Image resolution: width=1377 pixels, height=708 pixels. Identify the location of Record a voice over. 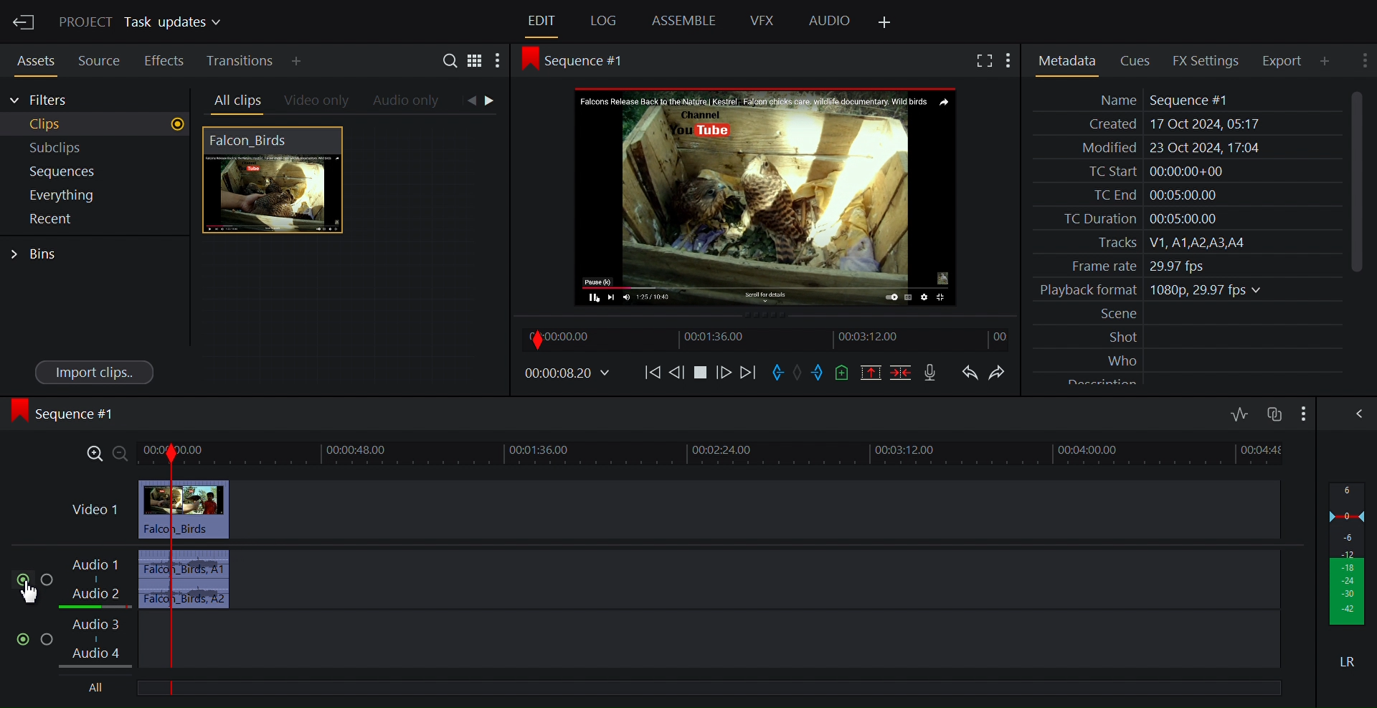
(934, 374).